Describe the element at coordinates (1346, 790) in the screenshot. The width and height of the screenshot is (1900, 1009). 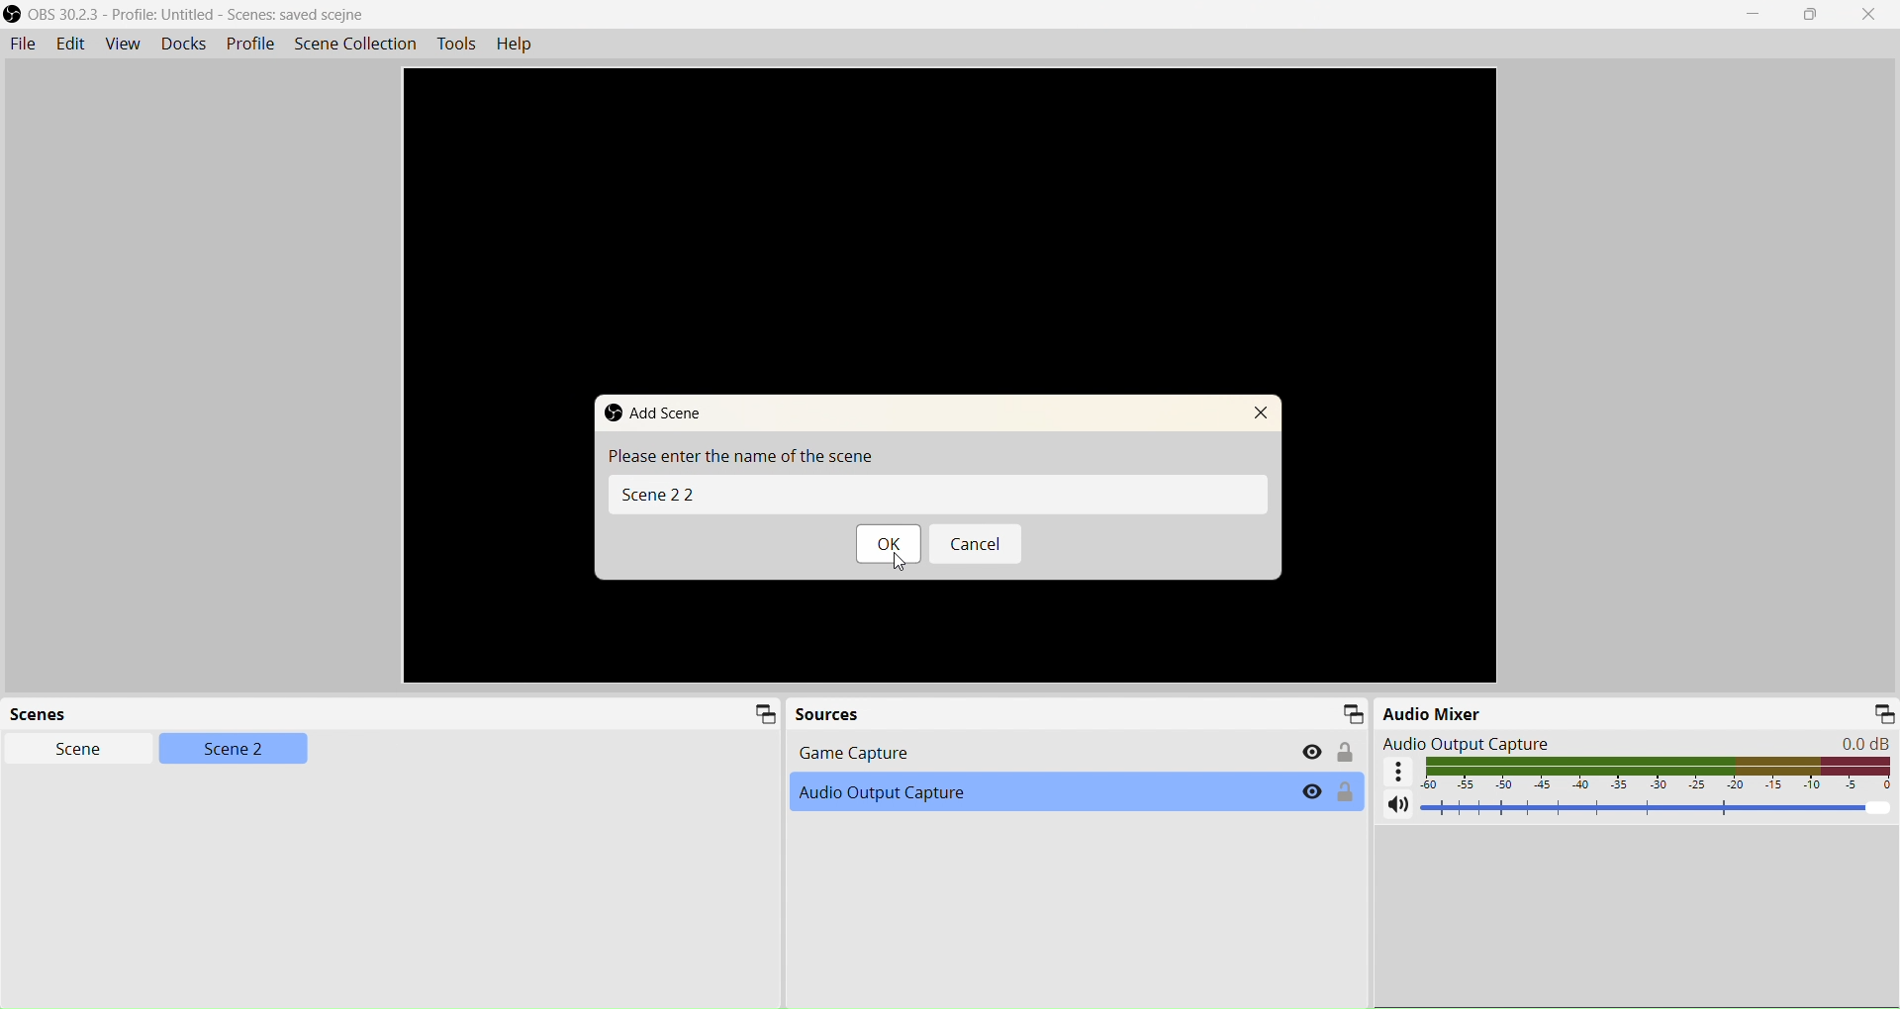
I see `Lock` at that location.